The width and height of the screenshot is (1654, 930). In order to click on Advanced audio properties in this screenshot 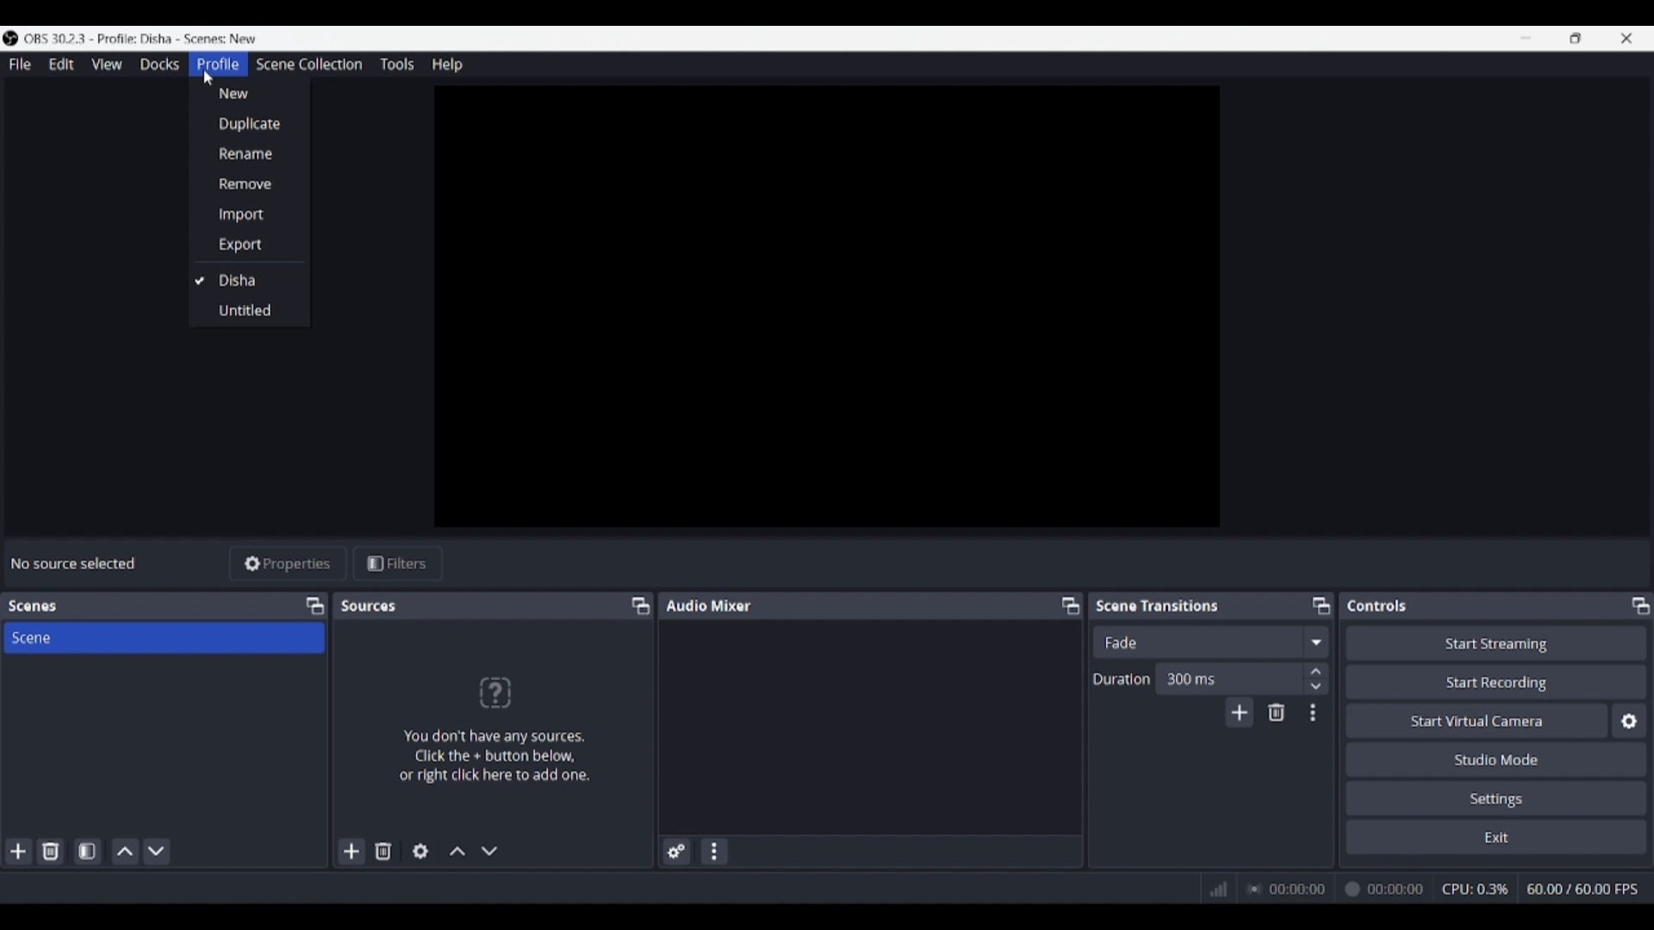, I will do `click(676, 852)`.